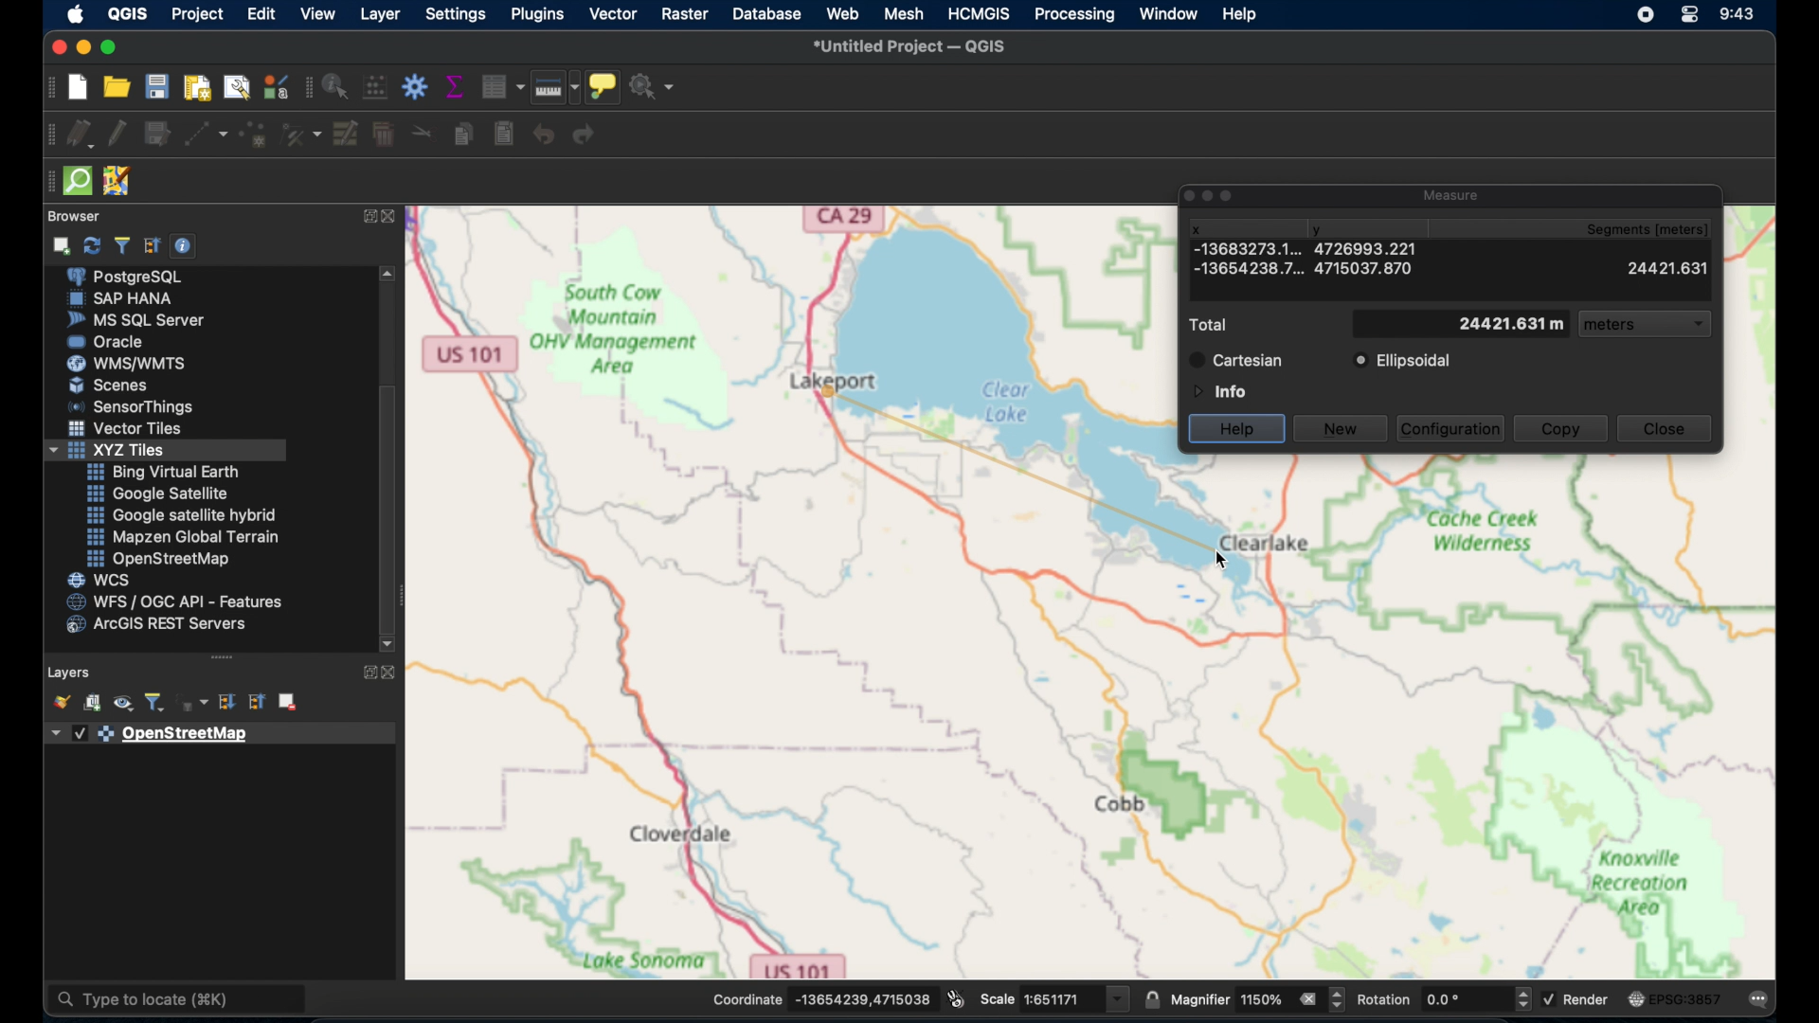 This screenshot has width=1819, height=1023. Describe the element at coordinates (1248, 569) in the screenshot. I see `cursor` at that location.